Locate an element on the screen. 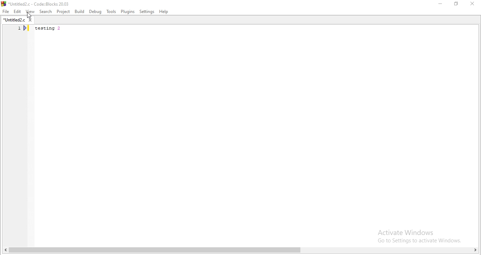 Image resolution: width=481 pixels, height=255 pixels. View  is located at coordinates (29, 12).